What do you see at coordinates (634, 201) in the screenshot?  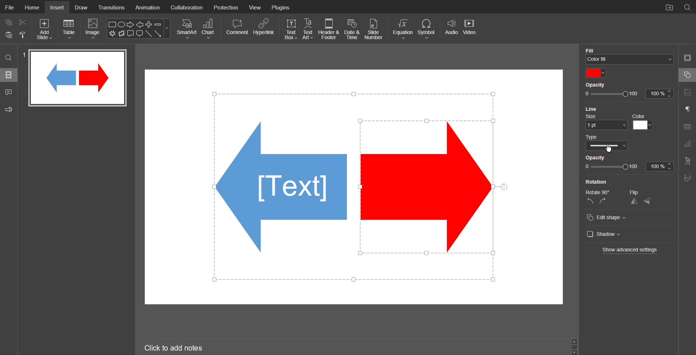 I see `horizontal flip` at bounding box center [634, 201].